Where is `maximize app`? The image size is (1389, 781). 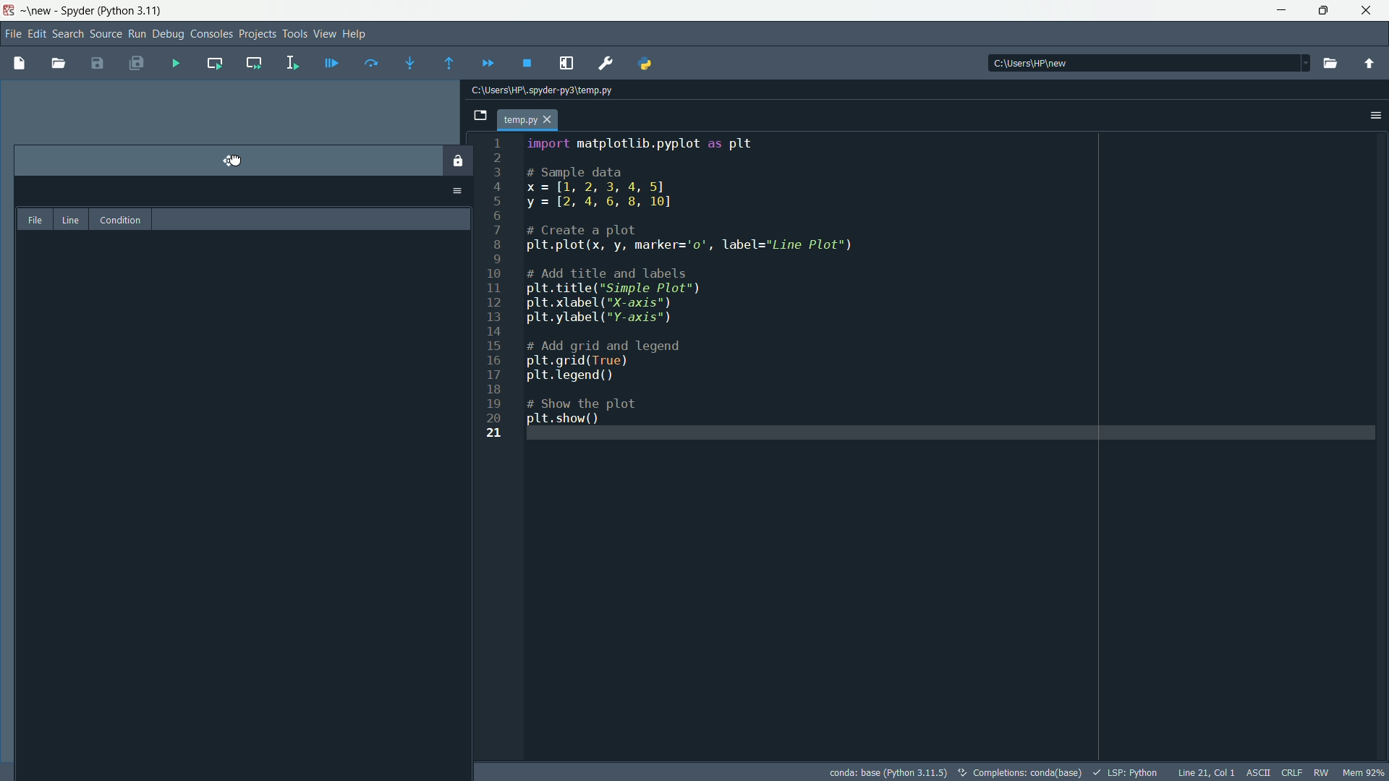
maximize app is located at coordinates (1369, 11).